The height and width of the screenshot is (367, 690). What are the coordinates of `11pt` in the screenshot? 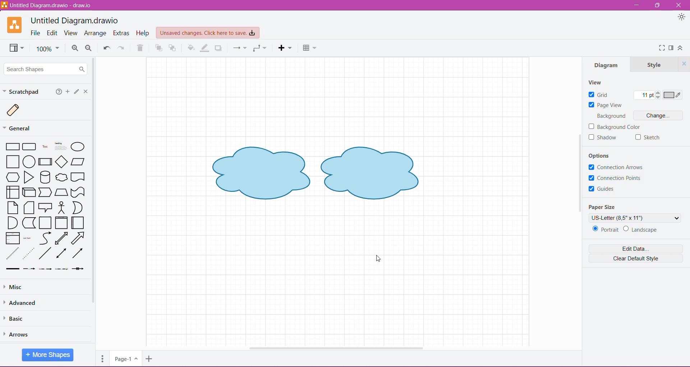 It's located at (646, 96).